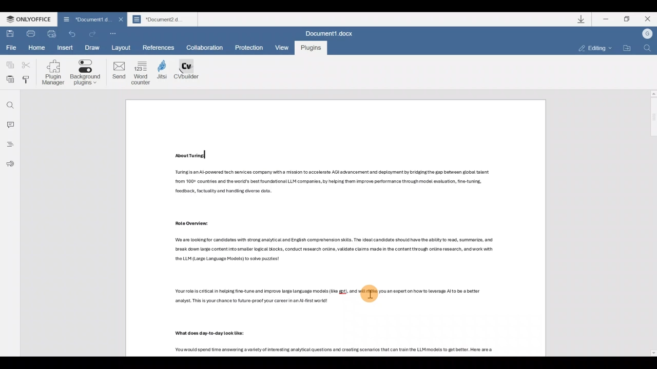 The width and height of the screenshot is (657, 369). Describe the element at coordinates (332, 33) in the screenshot. I see `Document1.docx` at that location.